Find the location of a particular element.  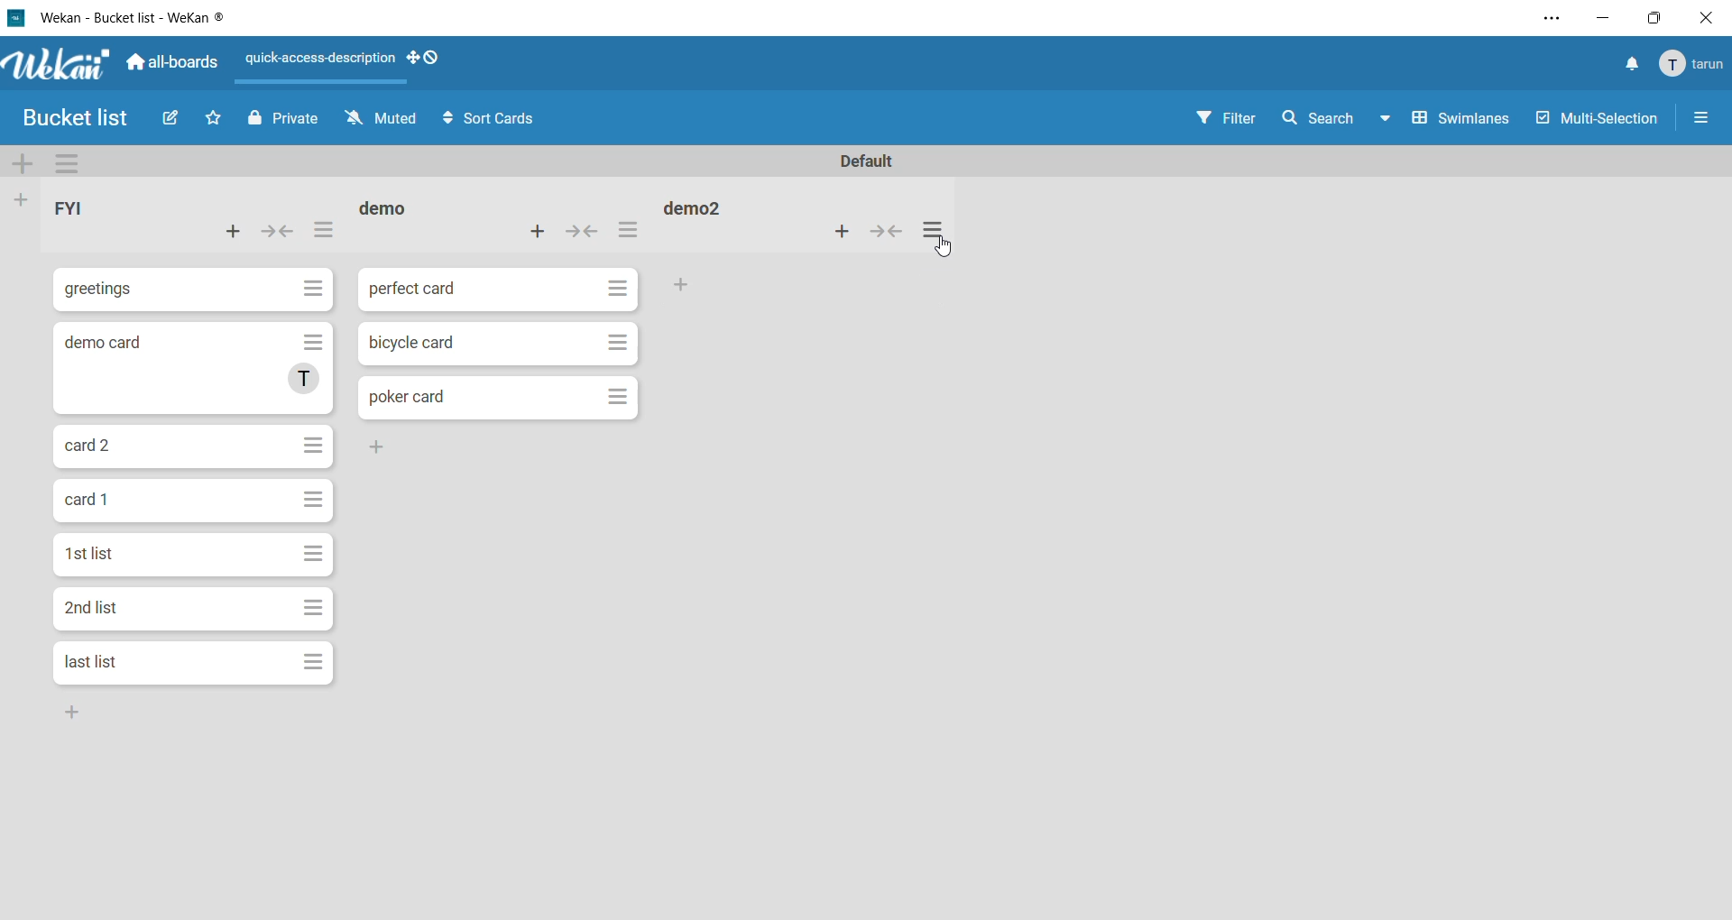

show desktop drag handles is located at coordinates (428, 59).